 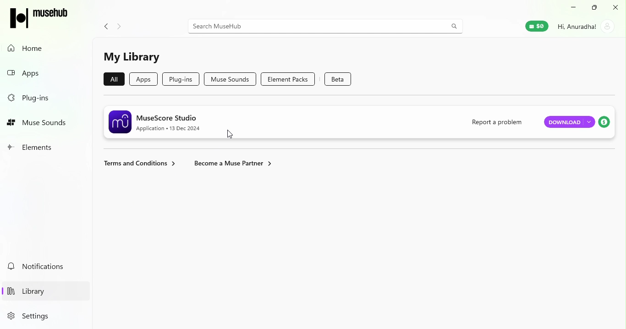 What do you see at coordinates (587, 27) in the screenshot?
I see `Account` at bounding box center [587, 27].